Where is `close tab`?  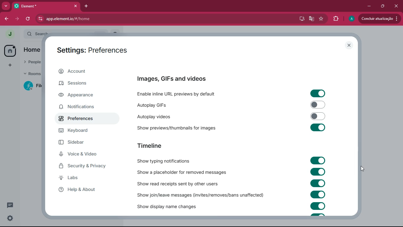 close tab is located at coordinates (76, 6).